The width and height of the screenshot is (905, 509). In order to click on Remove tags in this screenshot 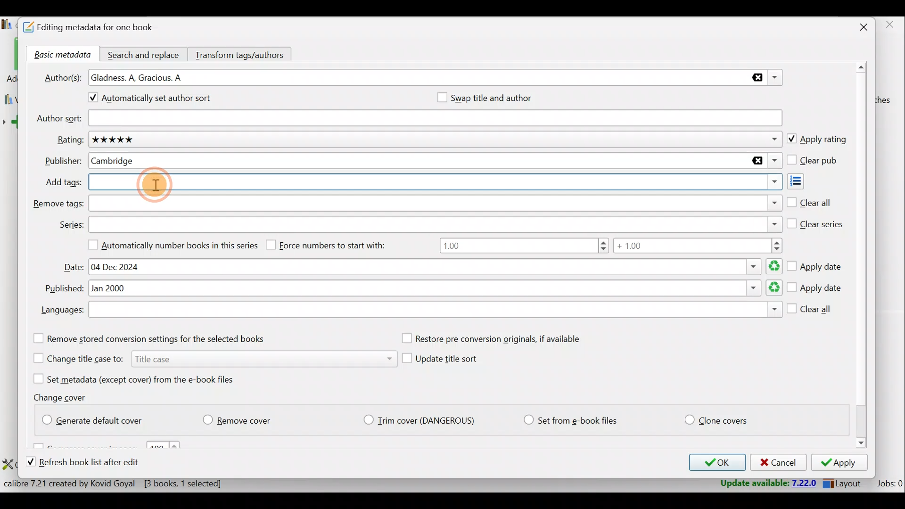, I will do `click(434, 203)`.